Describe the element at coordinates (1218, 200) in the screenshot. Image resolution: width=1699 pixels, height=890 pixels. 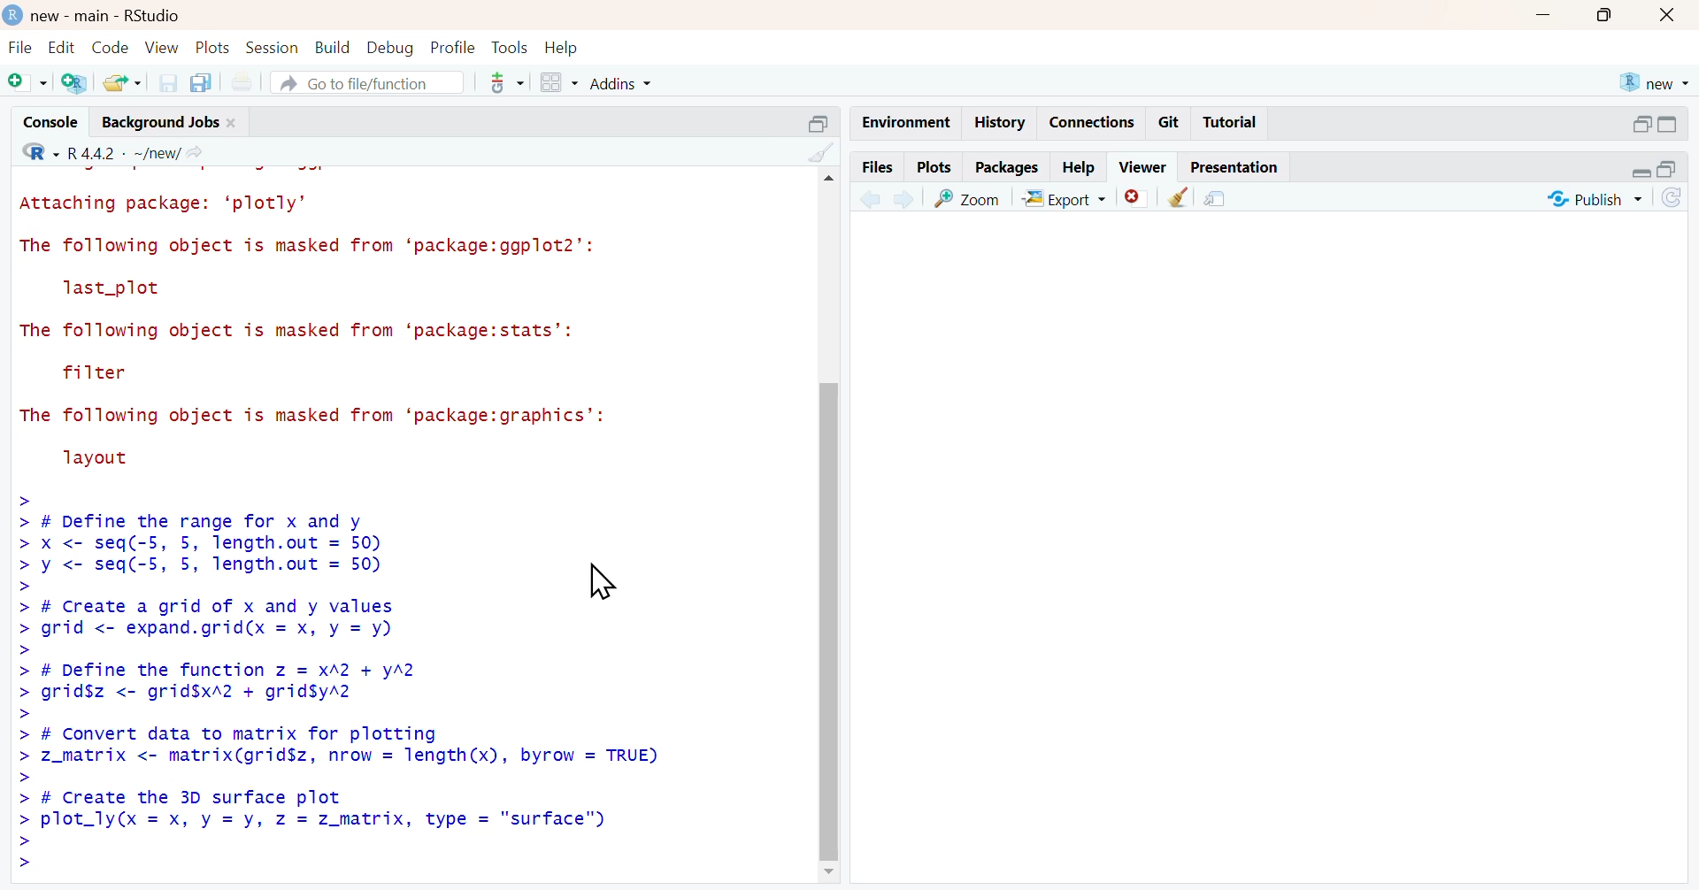
I see `show in new window` at that location.